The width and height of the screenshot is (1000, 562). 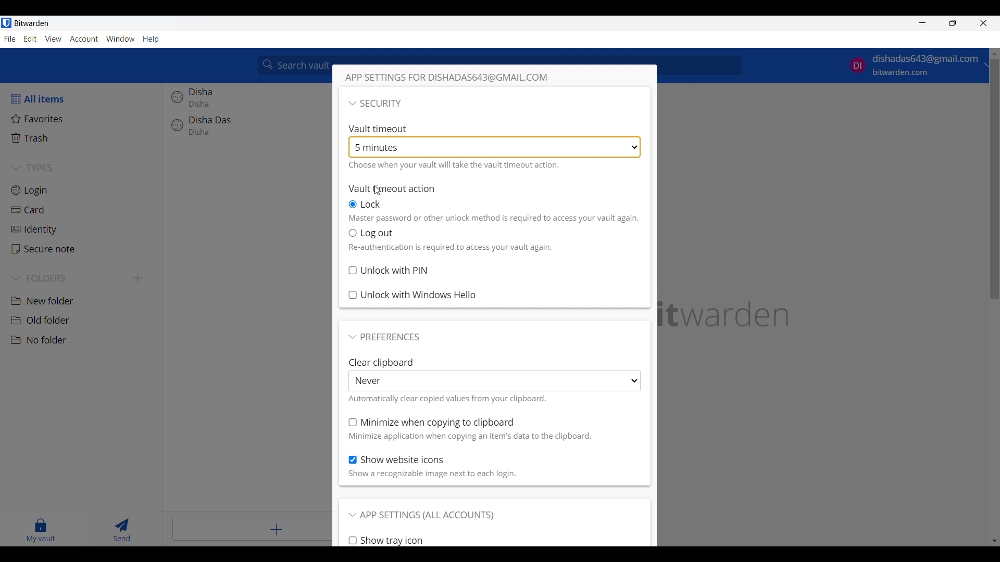 What do you see at coordinates (493, 219) in the screenshot?
I see `Description of action` at bounding box center [493, 219].